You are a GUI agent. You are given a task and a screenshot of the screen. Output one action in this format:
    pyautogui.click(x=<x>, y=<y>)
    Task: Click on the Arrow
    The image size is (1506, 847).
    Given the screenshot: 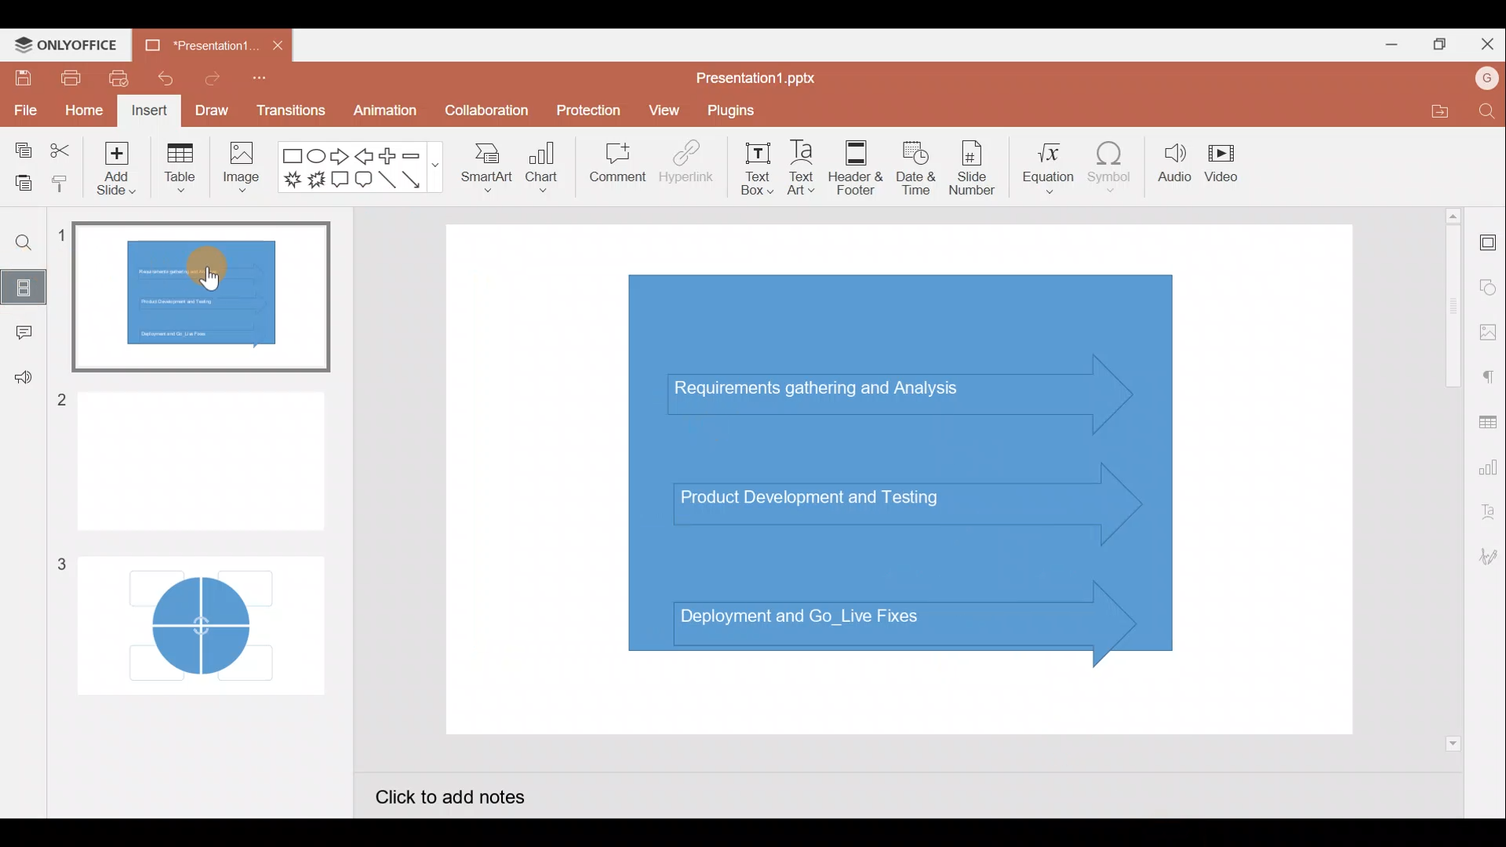 What is the action you would take?
    pyautogui.click(x=415, y=180)
    